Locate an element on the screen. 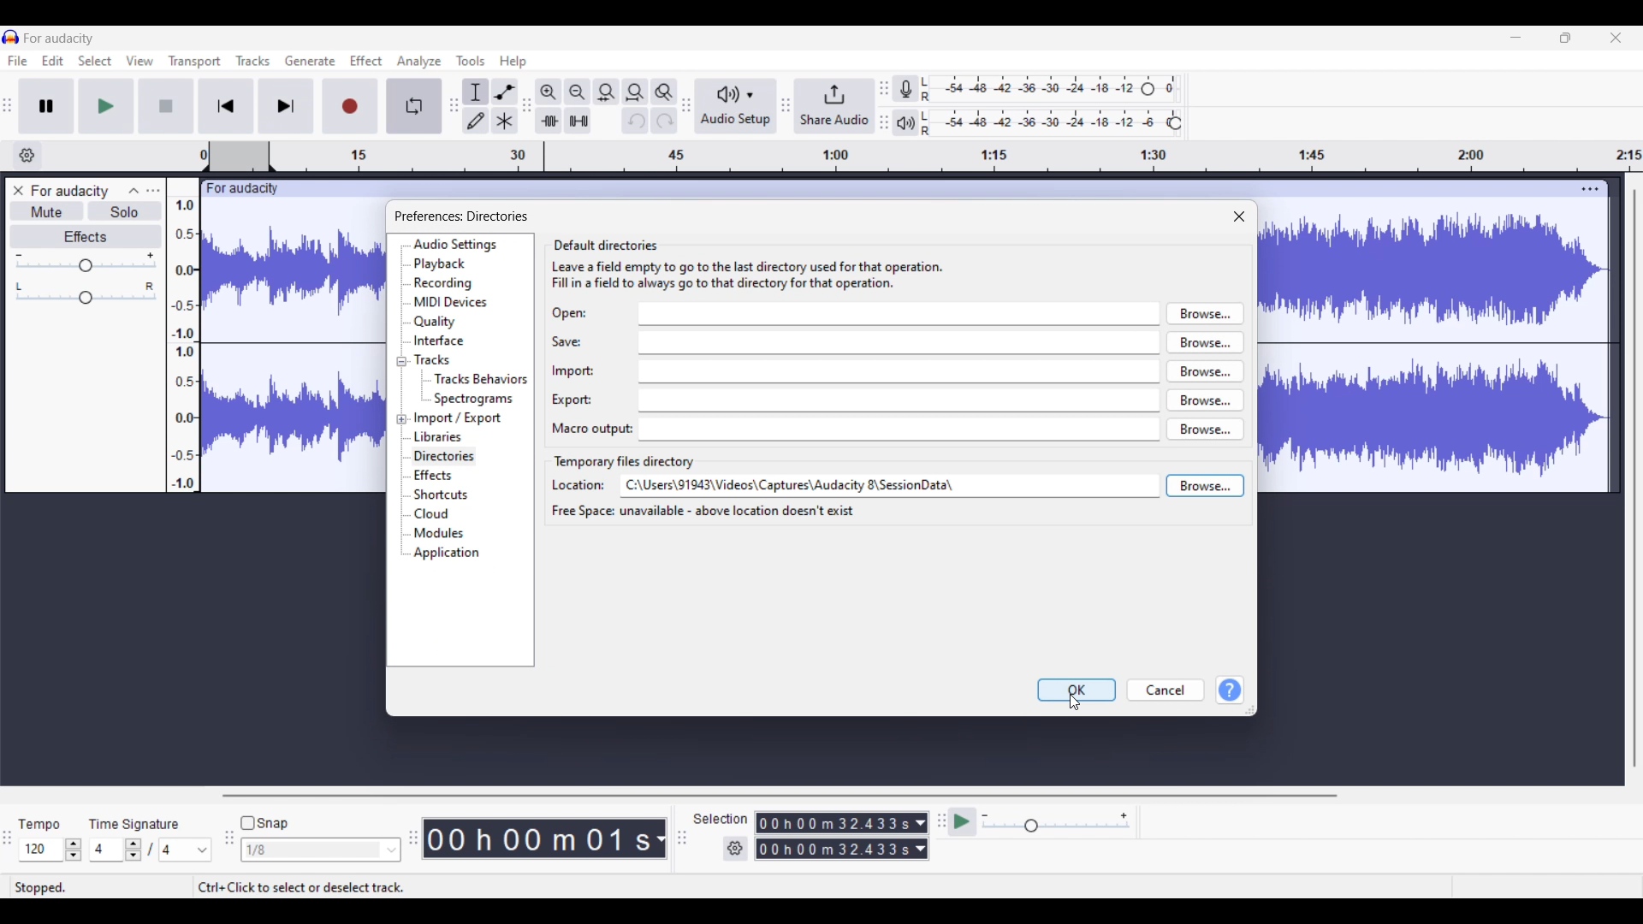  Leave a field empty to go to the last directory used for that operation.
Fill in a field to always go to that directory for that operation. is located at coordinates (748, 276).